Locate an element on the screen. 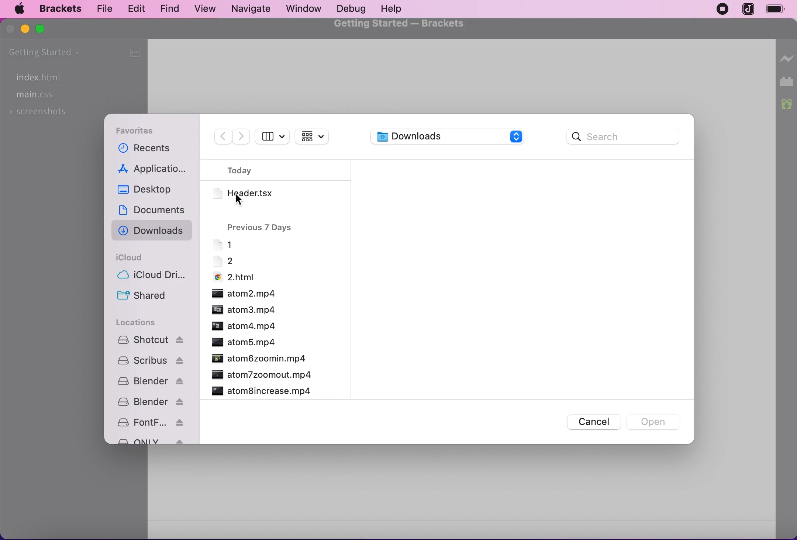  1 is located at coordinates (222, 244).